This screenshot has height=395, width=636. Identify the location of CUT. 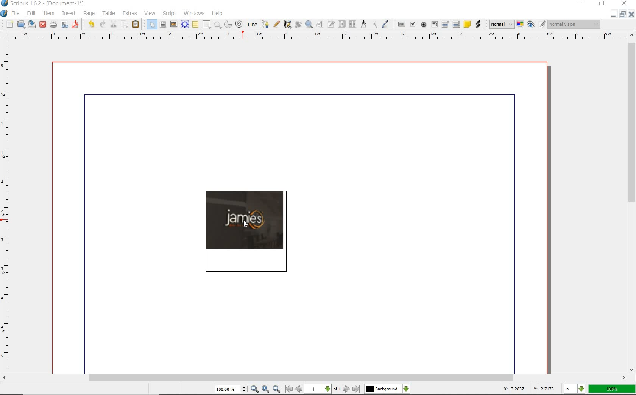
(113, 25).